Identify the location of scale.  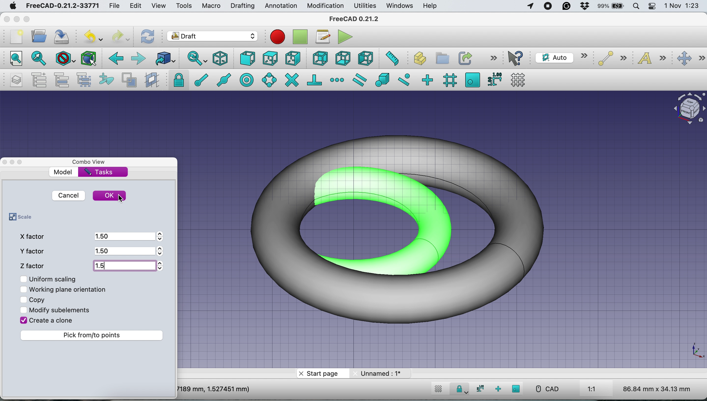
(19, 217).